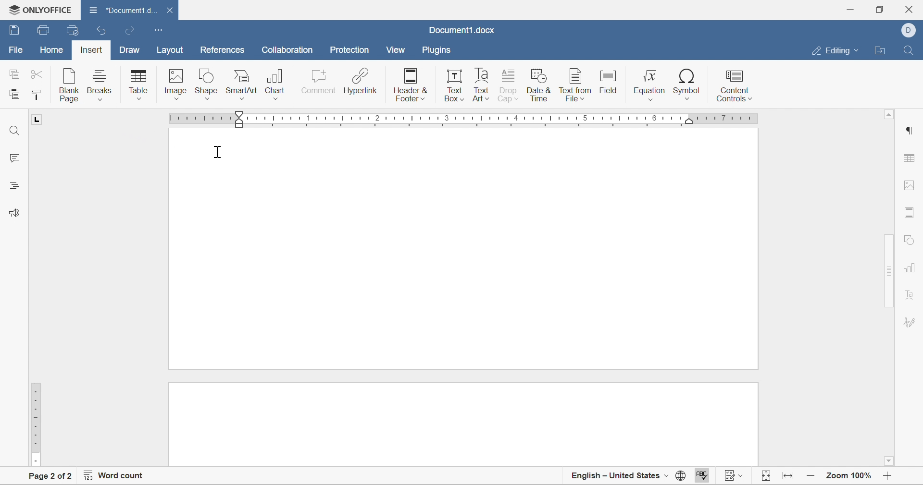  Describe the element at coordinates (206, 85) in the screenshot. I see `Shape` at that location.